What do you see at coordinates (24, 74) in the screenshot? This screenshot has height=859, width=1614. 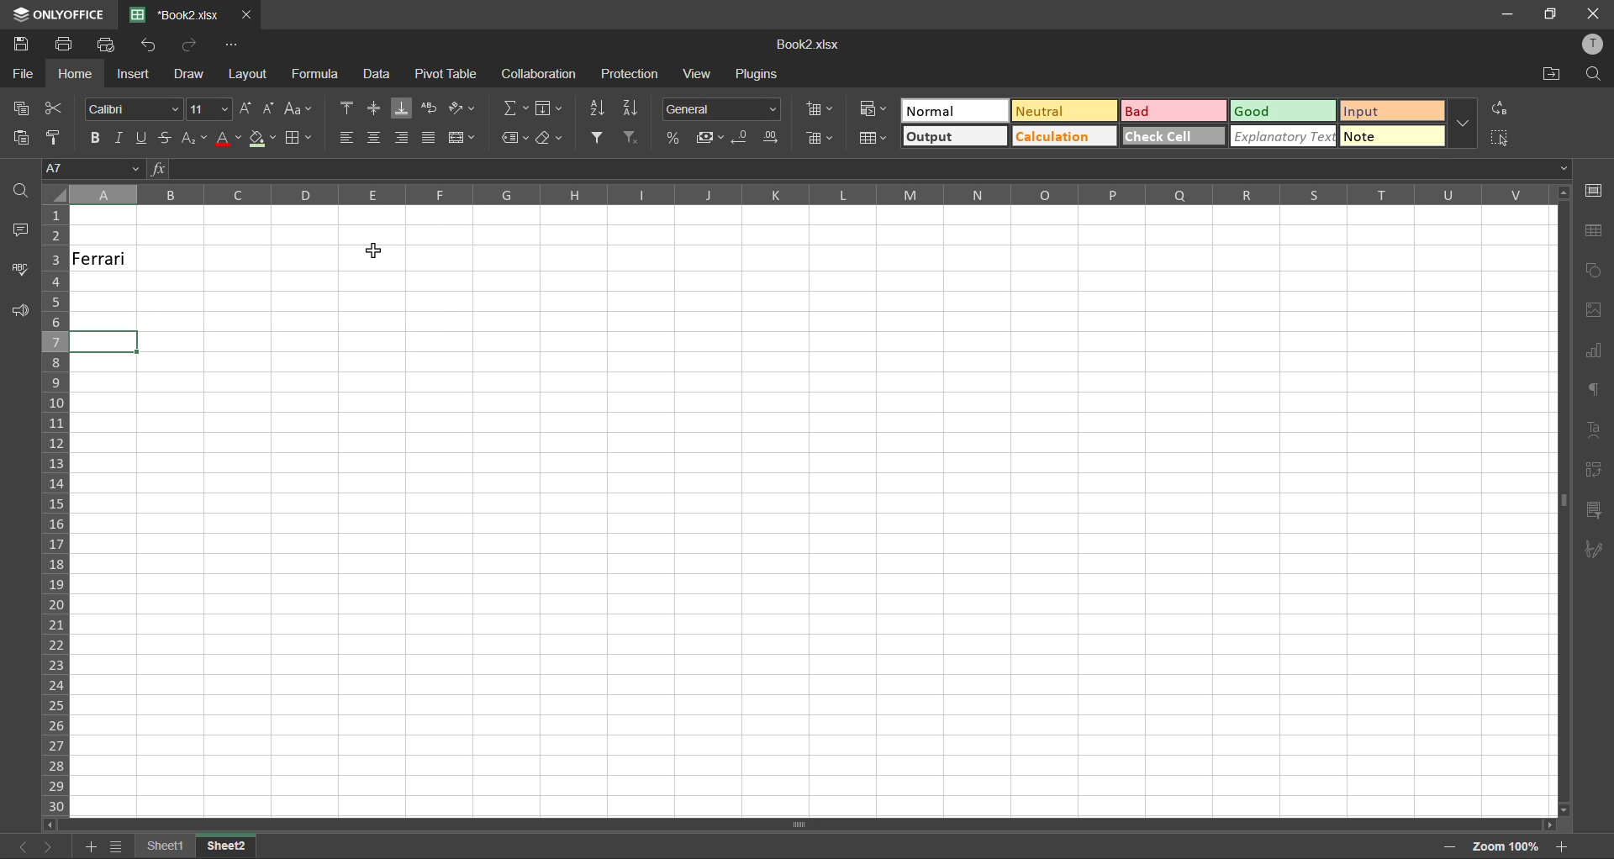 I see `file` at bounding box center [24, 74].